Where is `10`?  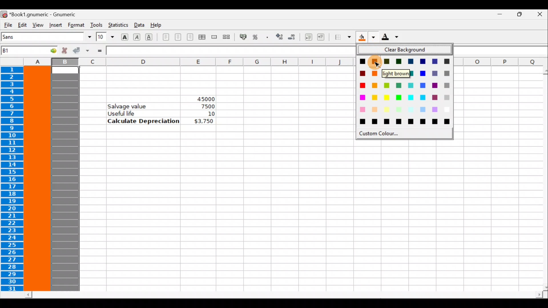 10 is located at coordinates (204, 114).